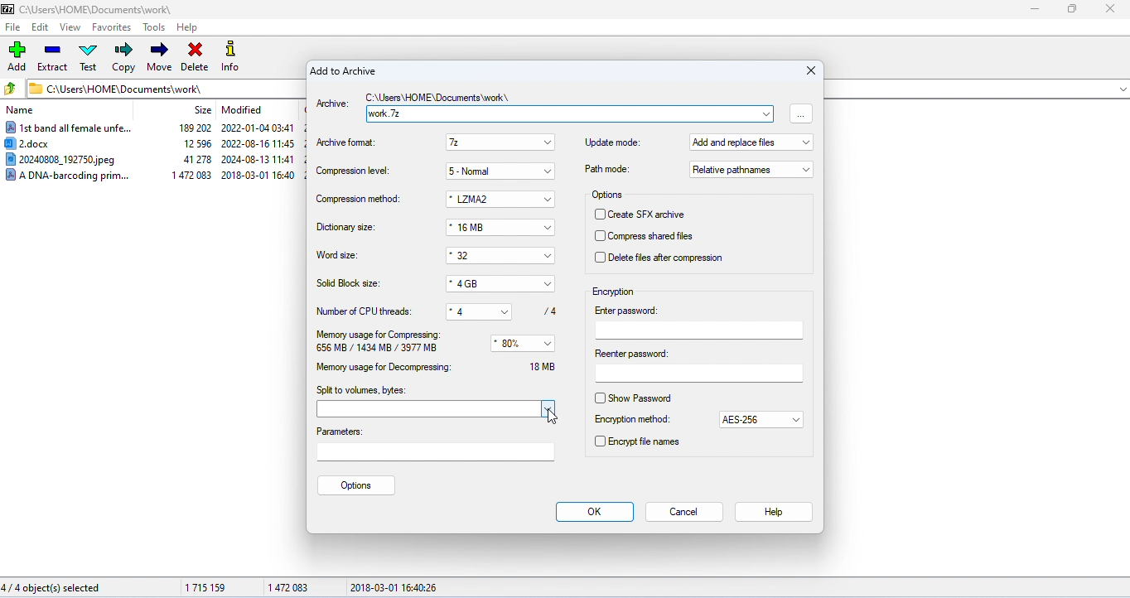 This screenshot has height=598, width=1130. Describe the element at coordinates (52, 57) in the screenshot. I see `extract` at that location.